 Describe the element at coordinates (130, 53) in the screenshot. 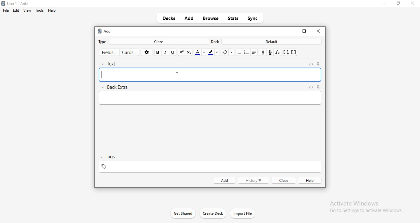

I see `cards` at that location.